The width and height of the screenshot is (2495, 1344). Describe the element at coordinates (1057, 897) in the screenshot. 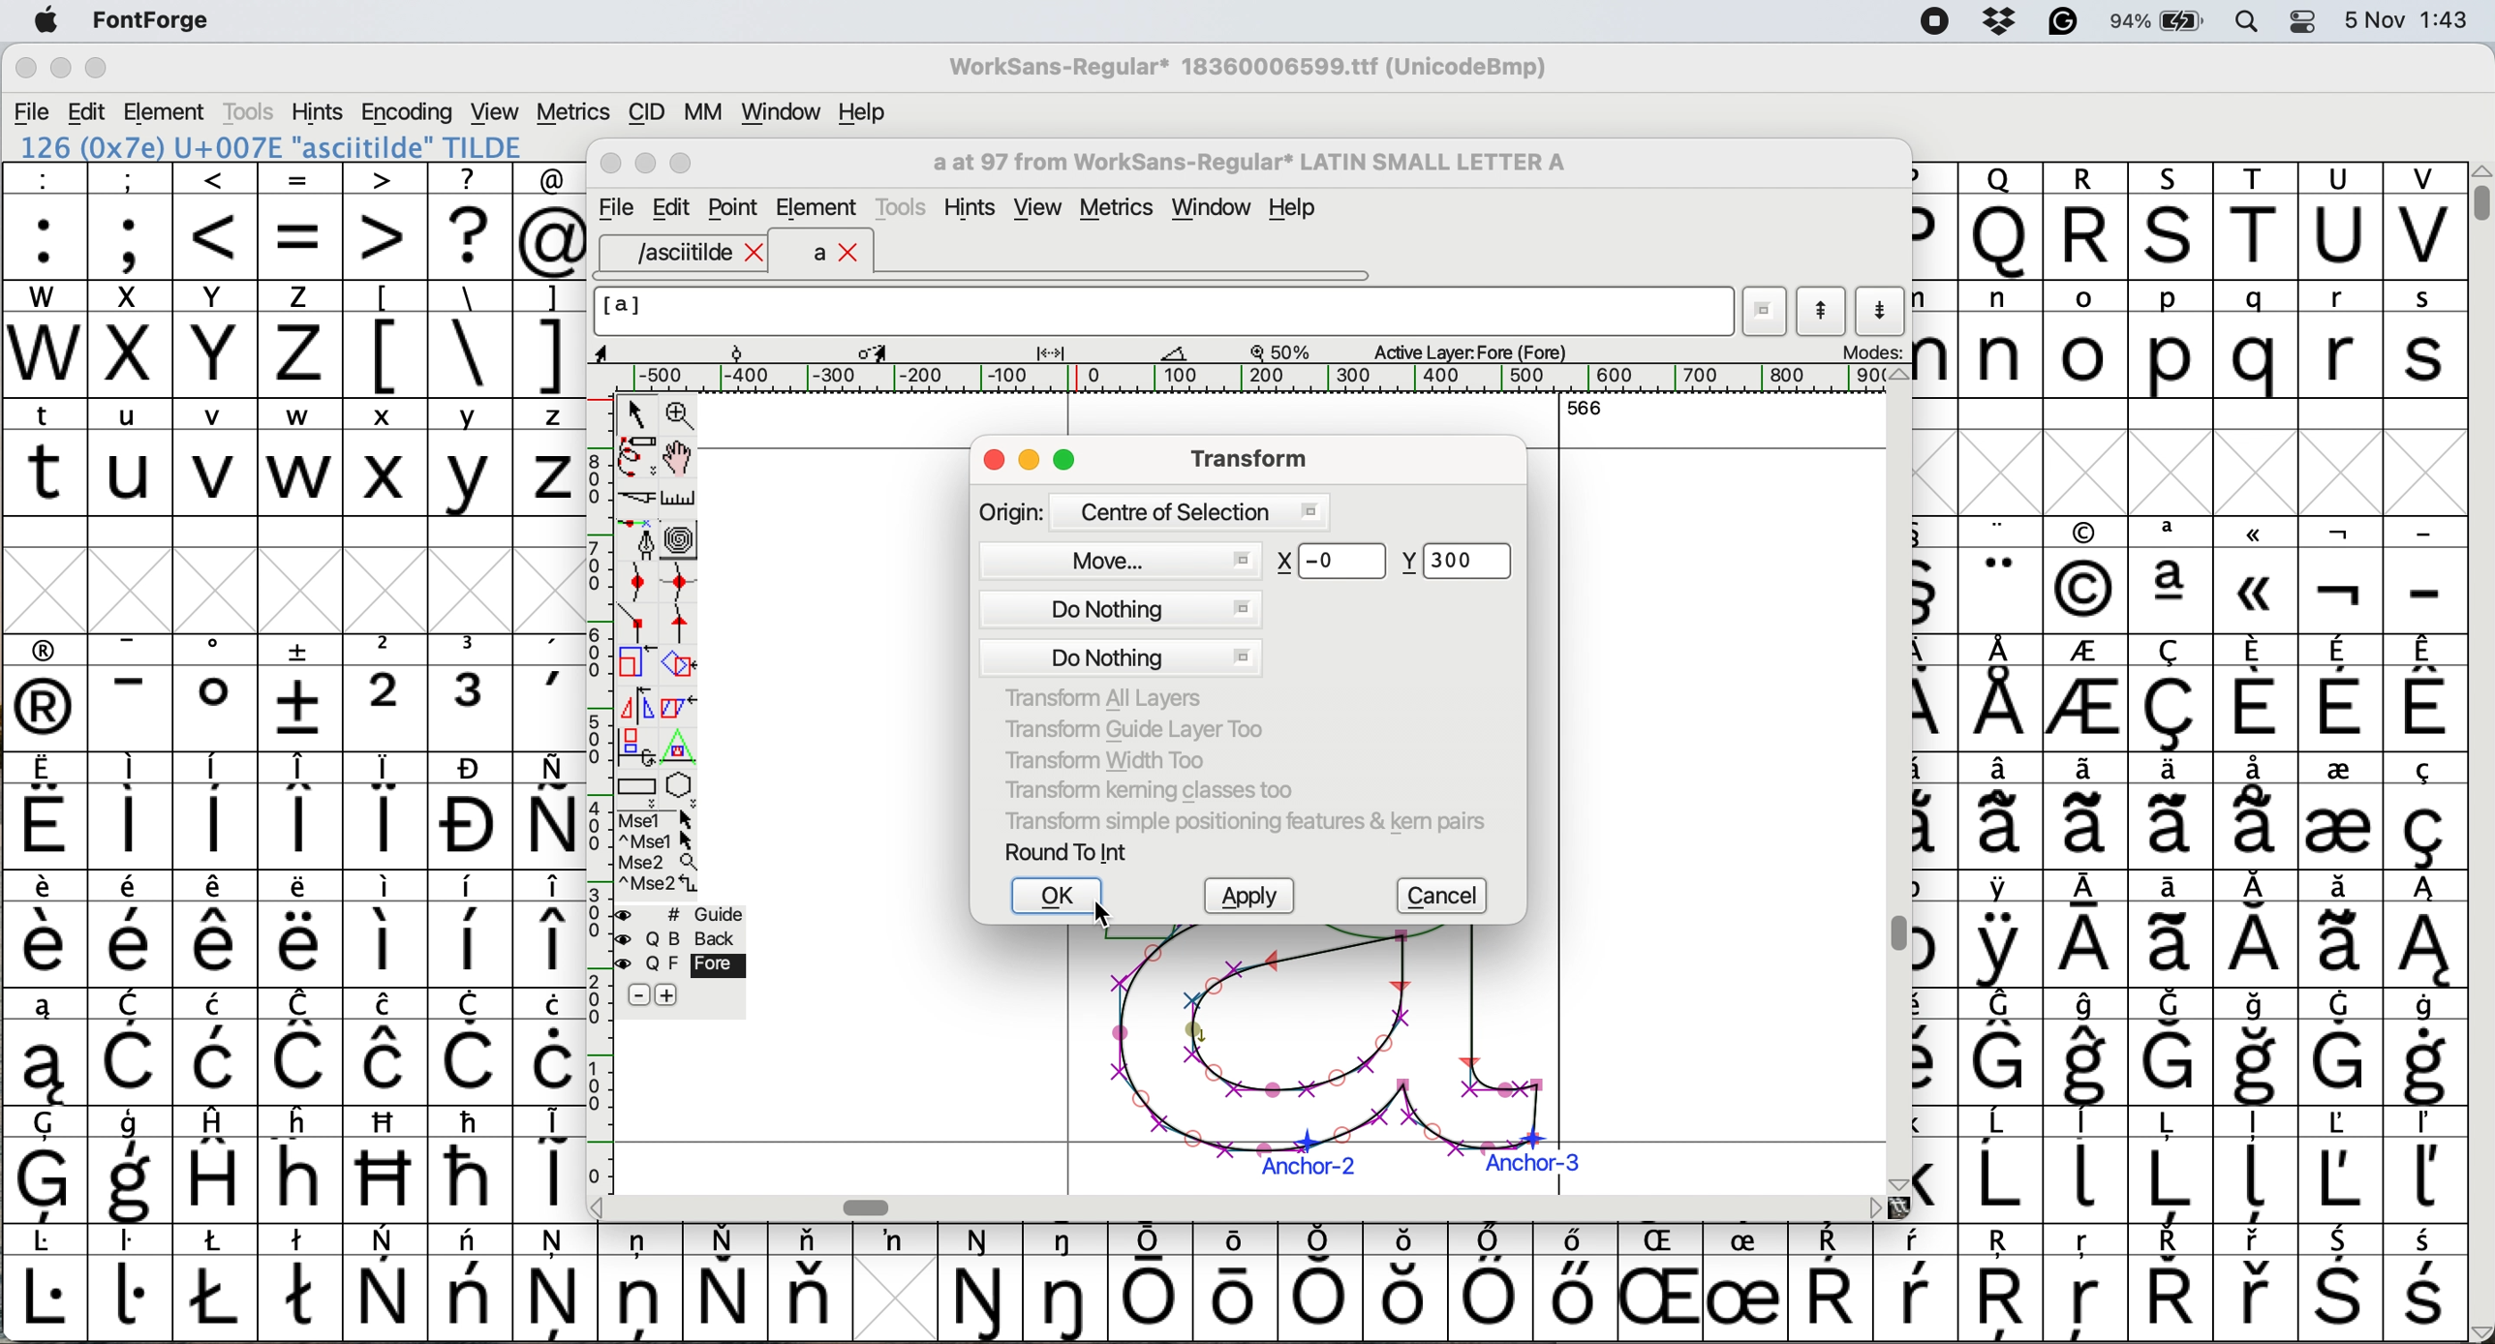

I see `ok` at that location.